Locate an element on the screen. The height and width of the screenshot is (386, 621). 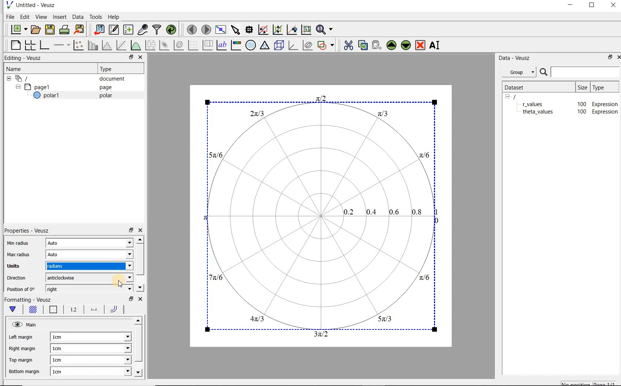
Type is located at coordinates (109, 69).